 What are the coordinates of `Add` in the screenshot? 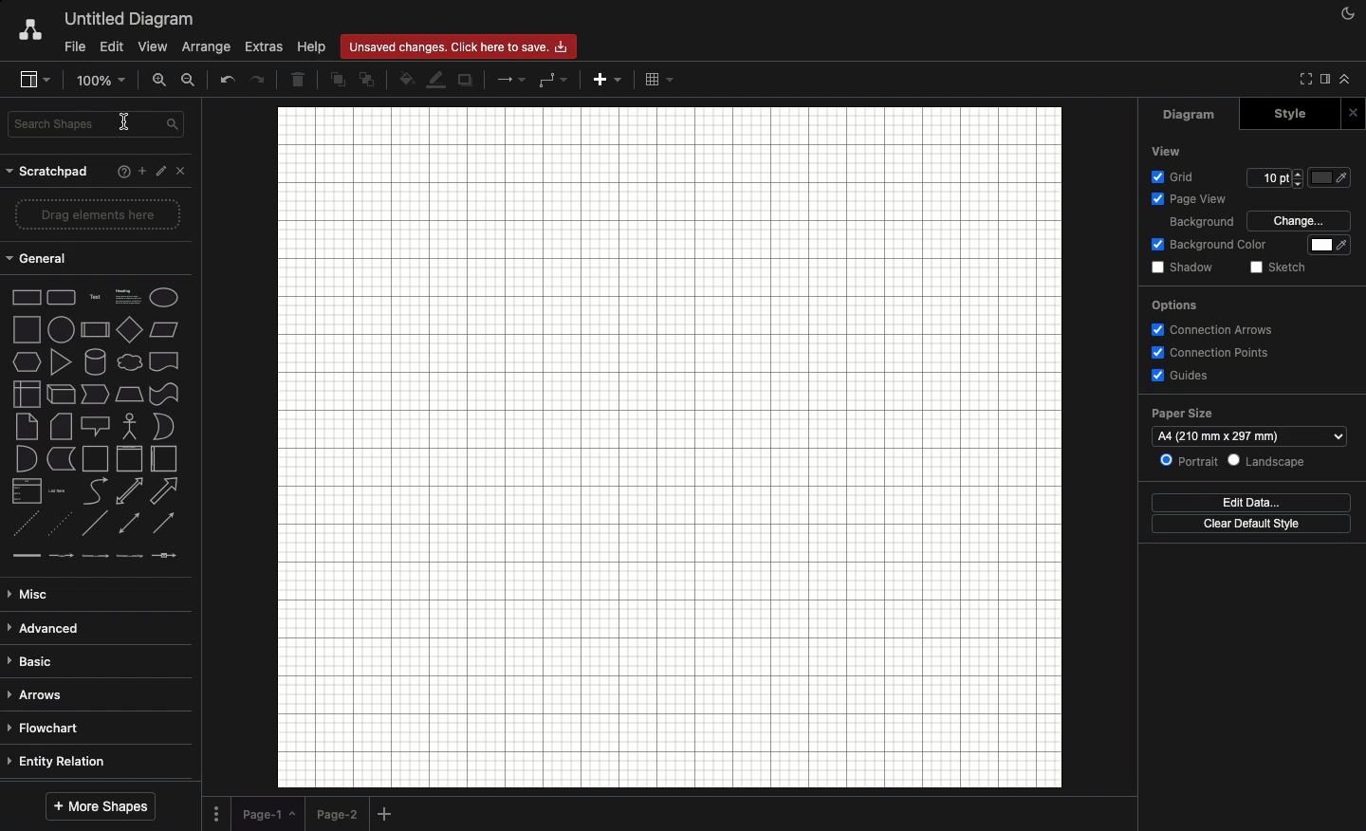 It's located at (140, 173).